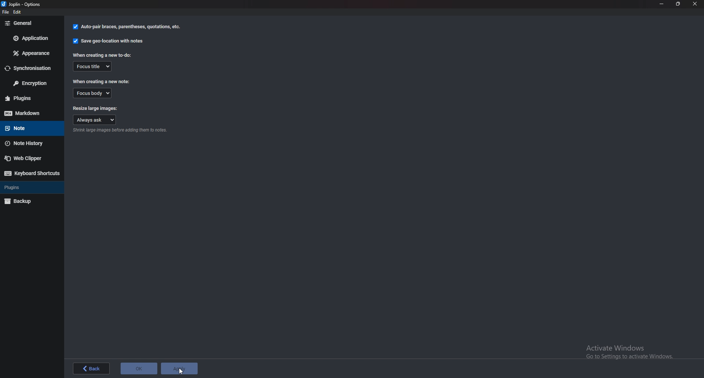 Image resolution: width=704 pixels, height=378 pixels. I want to click on Focus title, so click(93, 66).